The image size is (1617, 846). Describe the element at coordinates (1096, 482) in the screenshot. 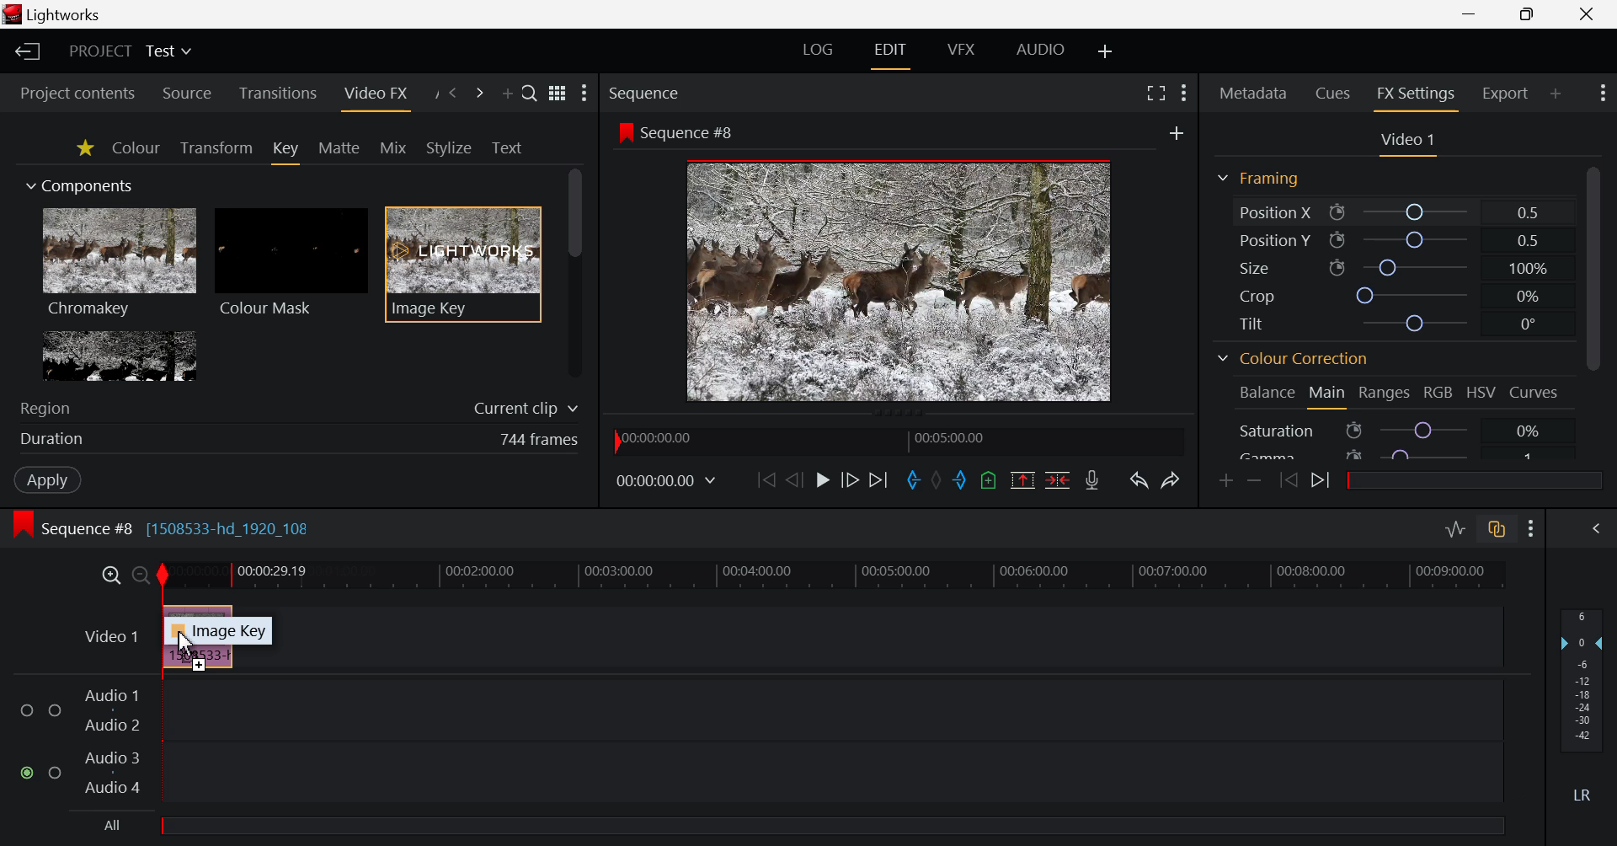

I see `Record Voiceover` at that location.